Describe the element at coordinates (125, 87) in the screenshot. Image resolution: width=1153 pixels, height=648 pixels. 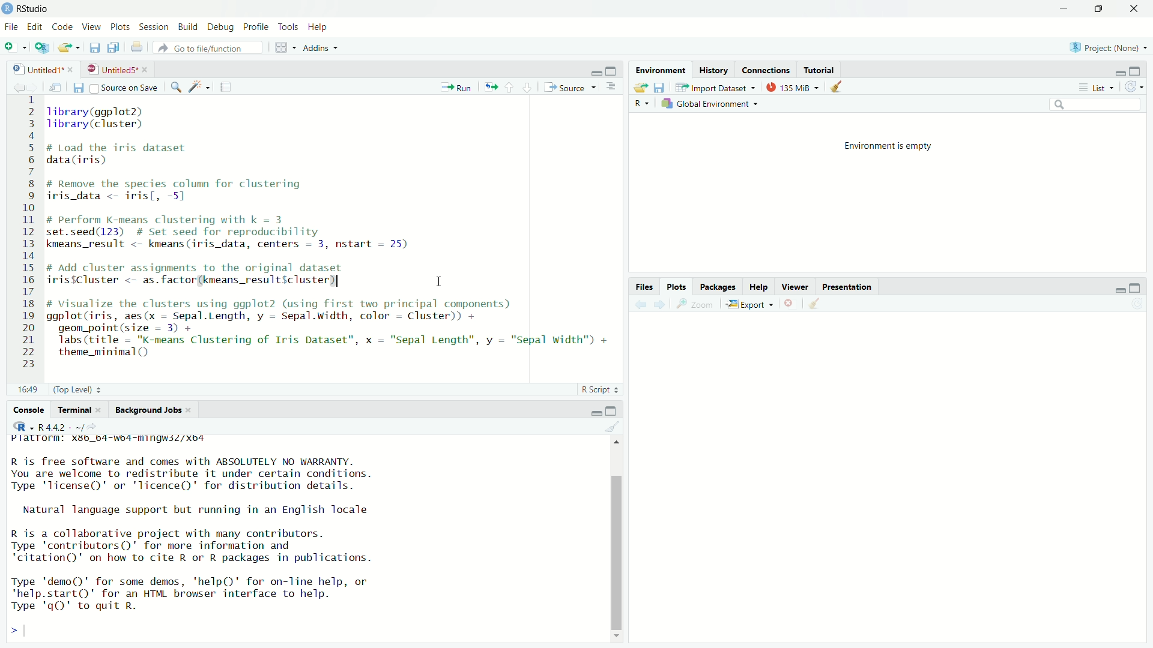
I see `source on save` at that location.